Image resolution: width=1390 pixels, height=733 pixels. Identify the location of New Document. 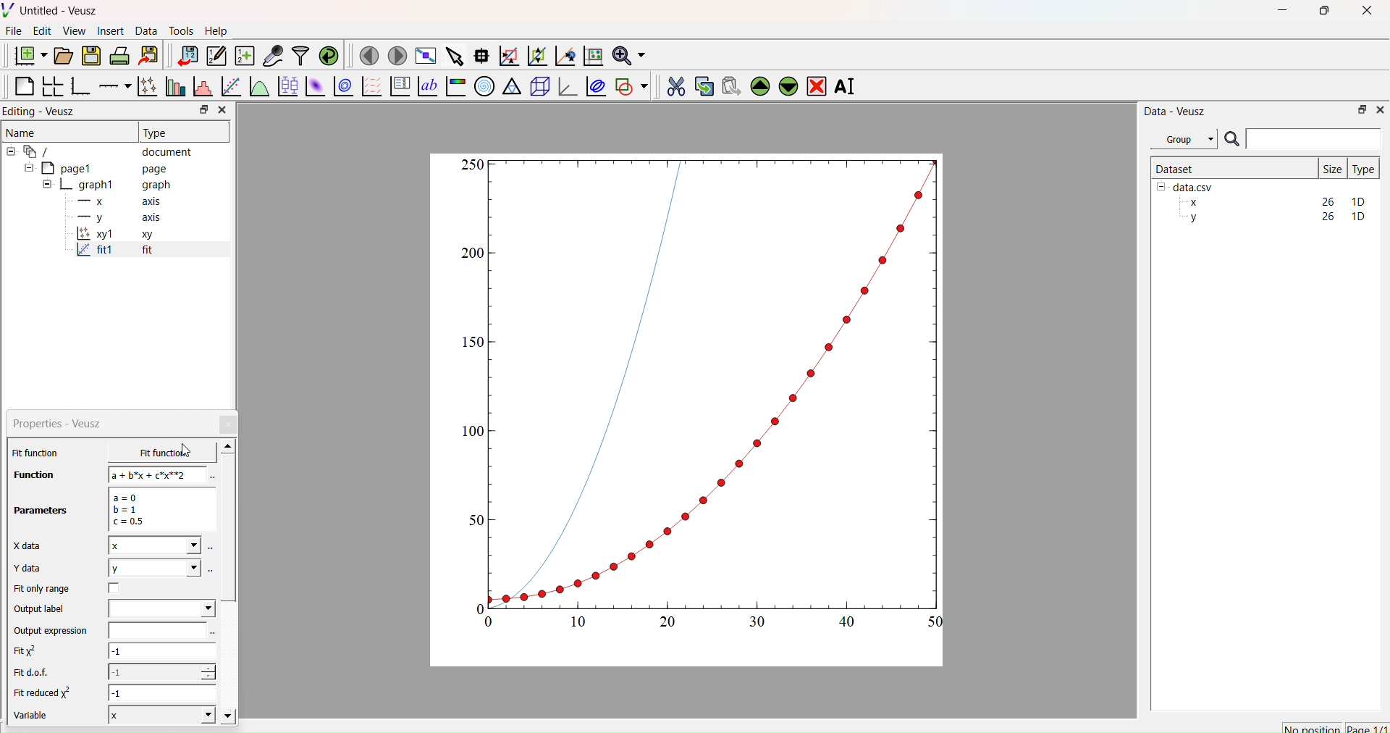
(27, 54).